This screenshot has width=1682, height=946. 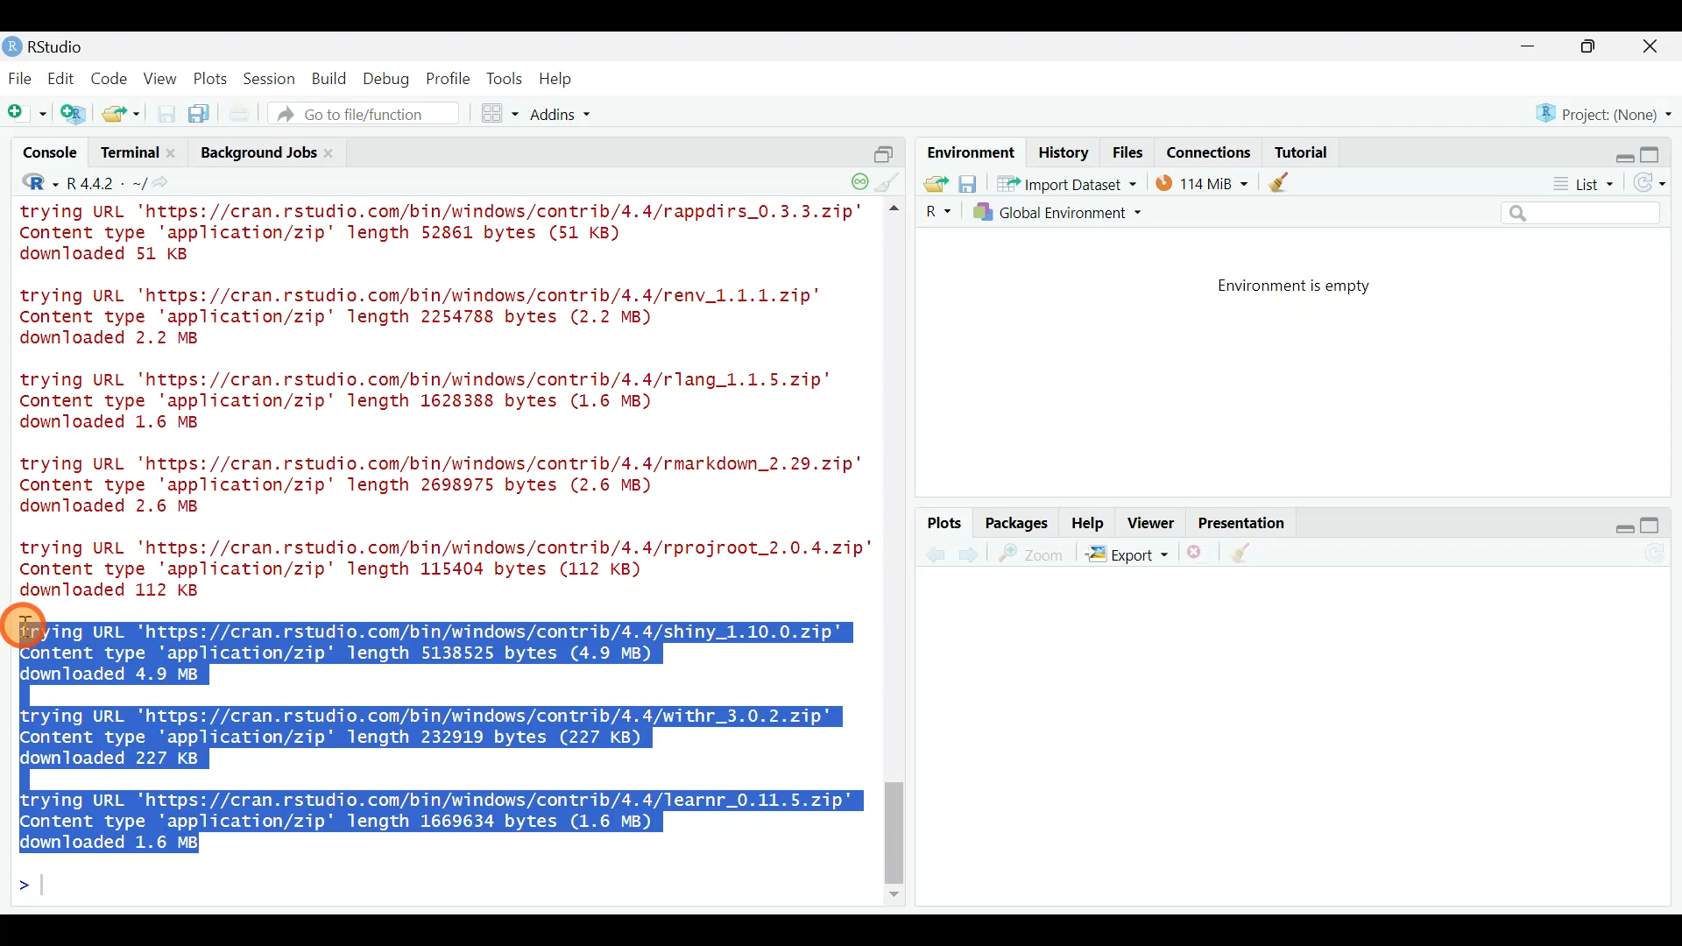 What do you see at coordinates (935, 554) in the screenshot?
I see `next plot` at bounding box center [935, 554].